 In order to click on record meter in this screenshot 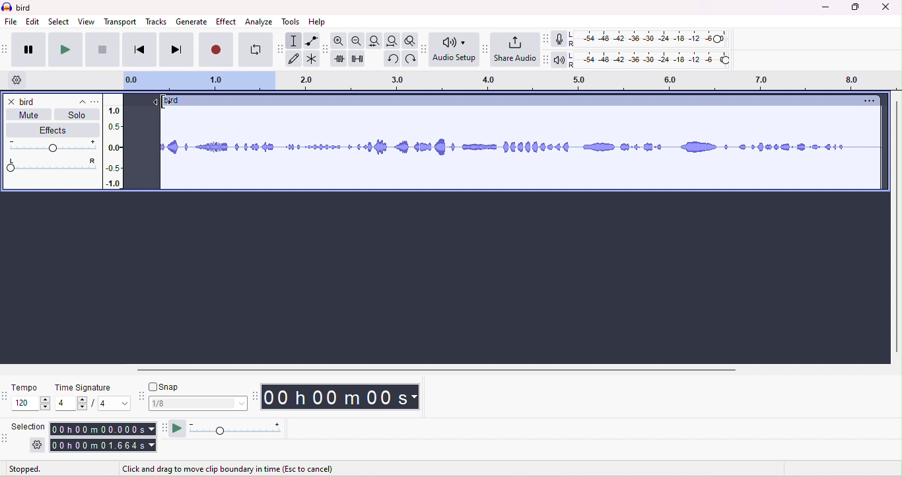, I will do `click(558, 39)`.